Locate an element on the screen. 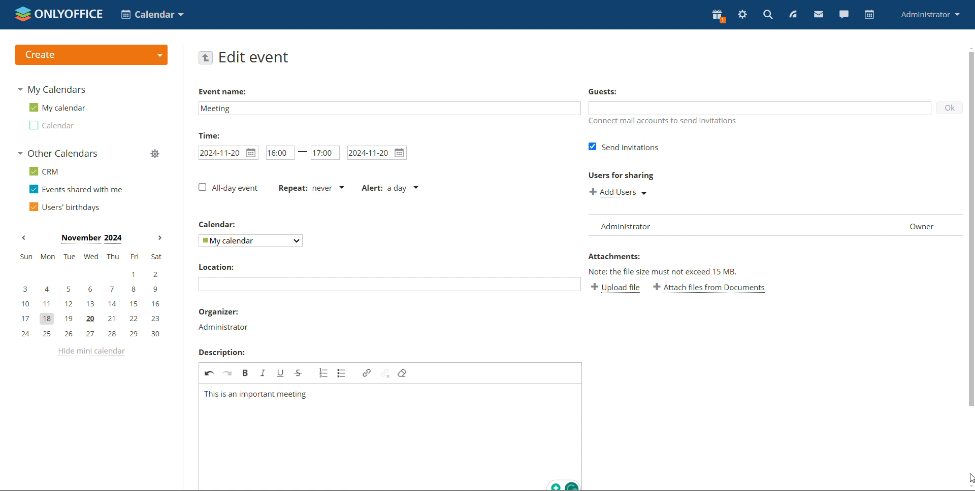 Image resolution: width=975 pixels, height=491 pixels. hide mini calendar is located at coordinates (91, 352).